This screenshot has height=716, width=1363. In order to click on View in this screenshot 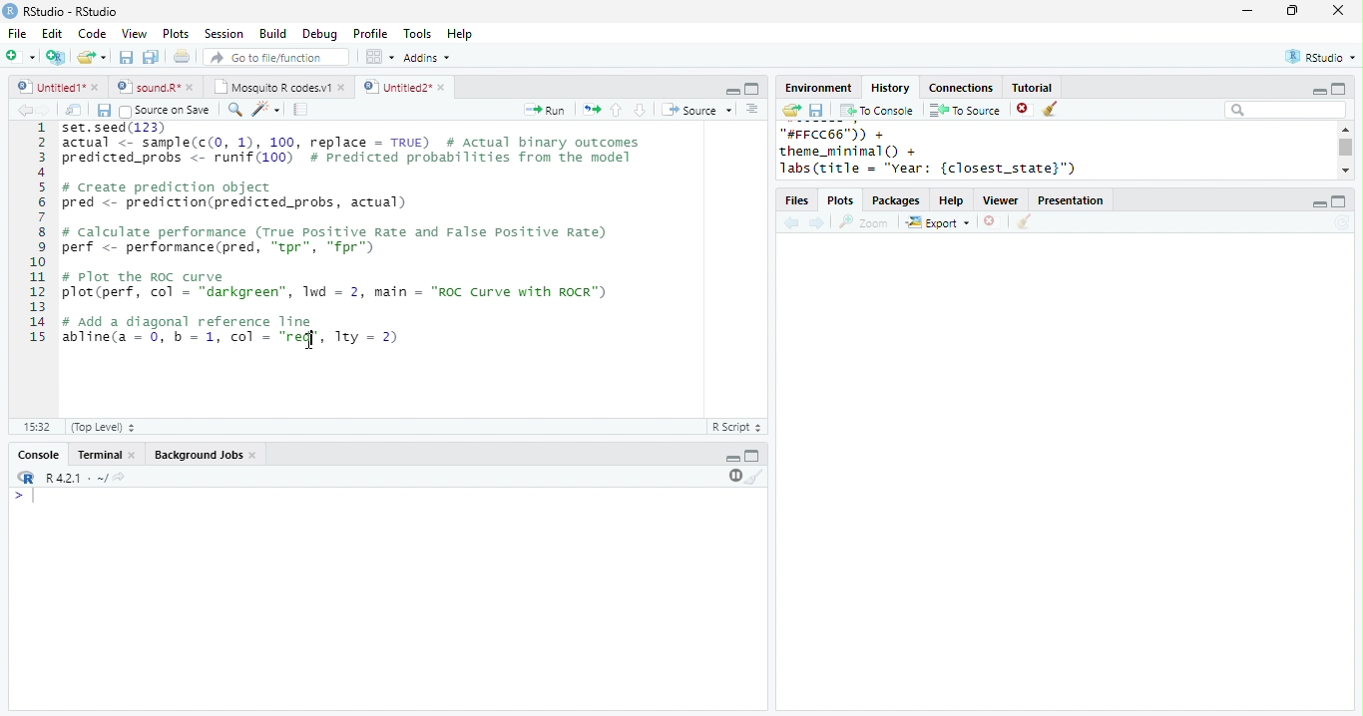, I will do `click(134, 34)`.